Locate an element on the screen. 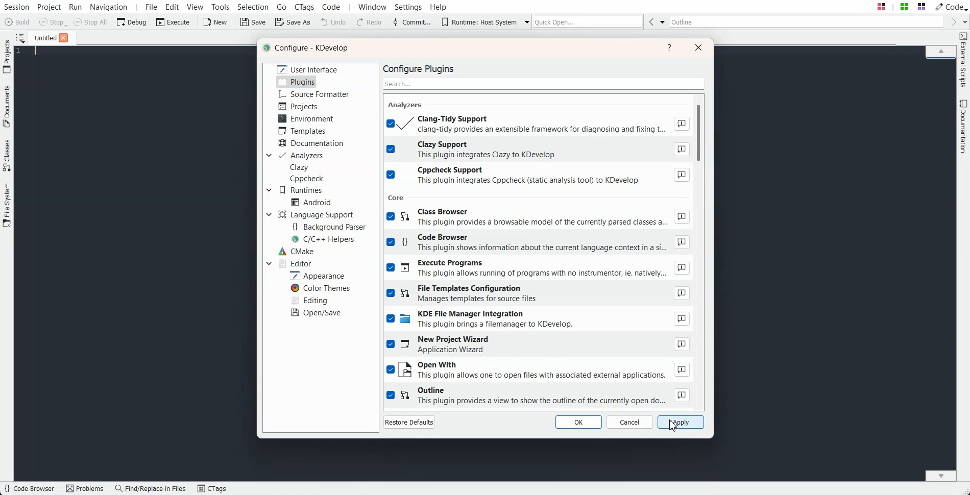  About is located at coordinates (682, 217).